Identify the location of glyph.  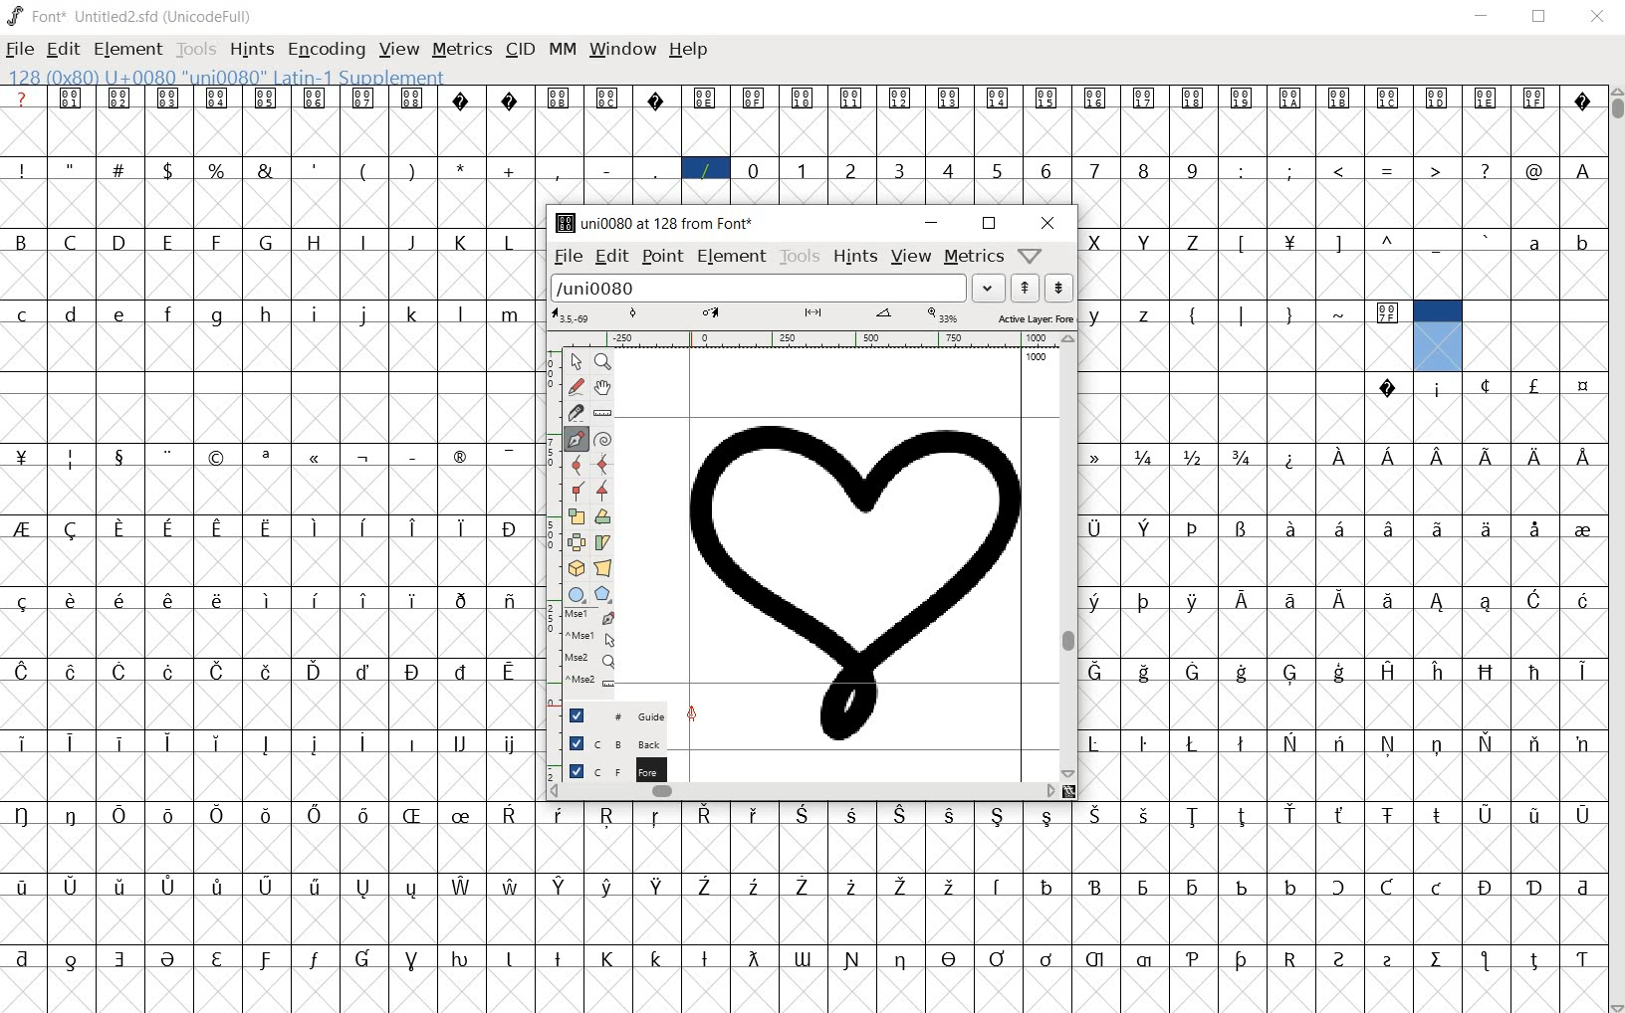
(1290, 170).